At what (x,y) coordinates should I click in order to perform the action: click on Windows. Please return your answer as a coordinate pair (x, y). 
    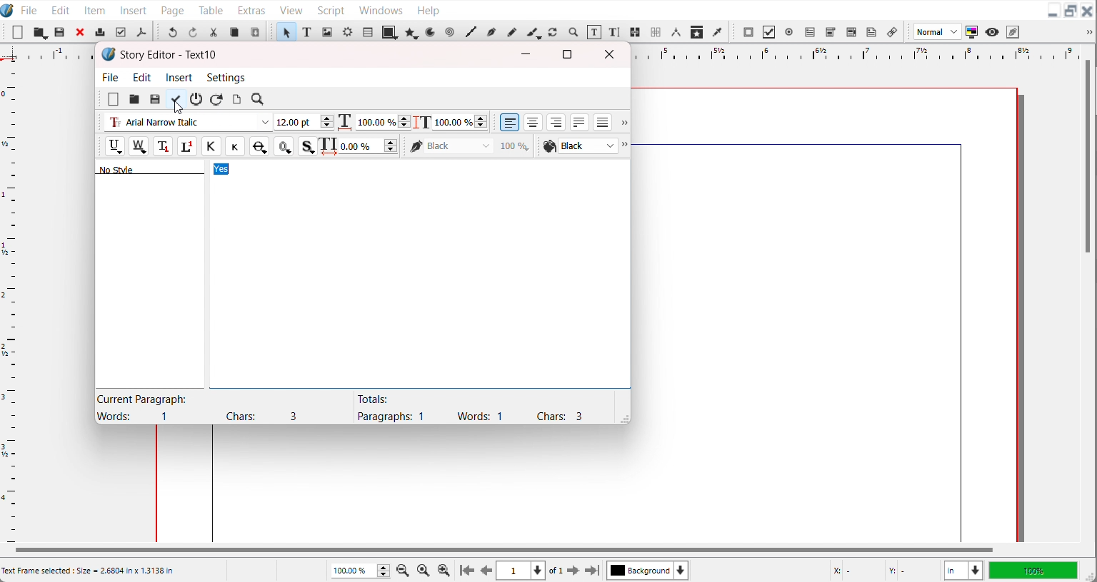
    Looking at the image, I should click on (381, 9).